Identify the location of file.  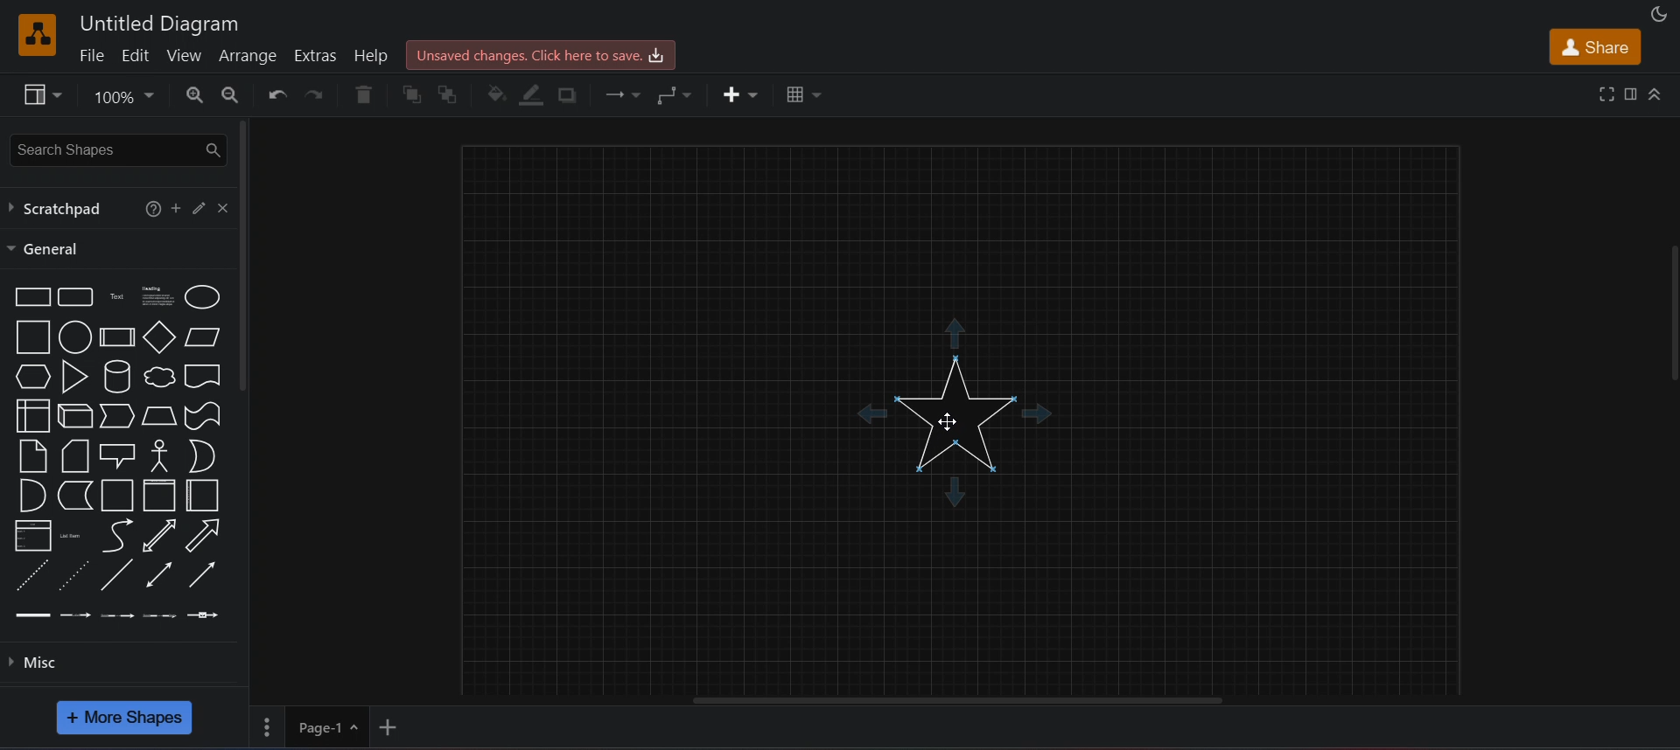
(94, 54).